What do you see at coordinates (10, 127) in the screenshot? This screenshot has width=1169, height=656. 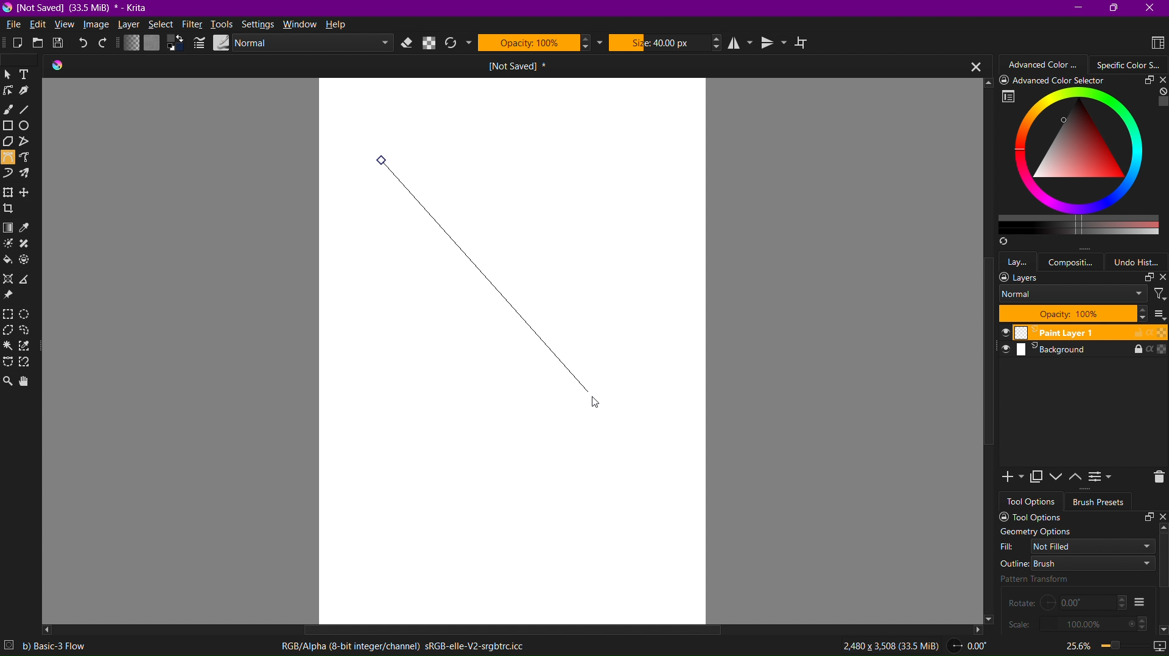 I see `Rectangle Tool` at bounding box center [10, 127].